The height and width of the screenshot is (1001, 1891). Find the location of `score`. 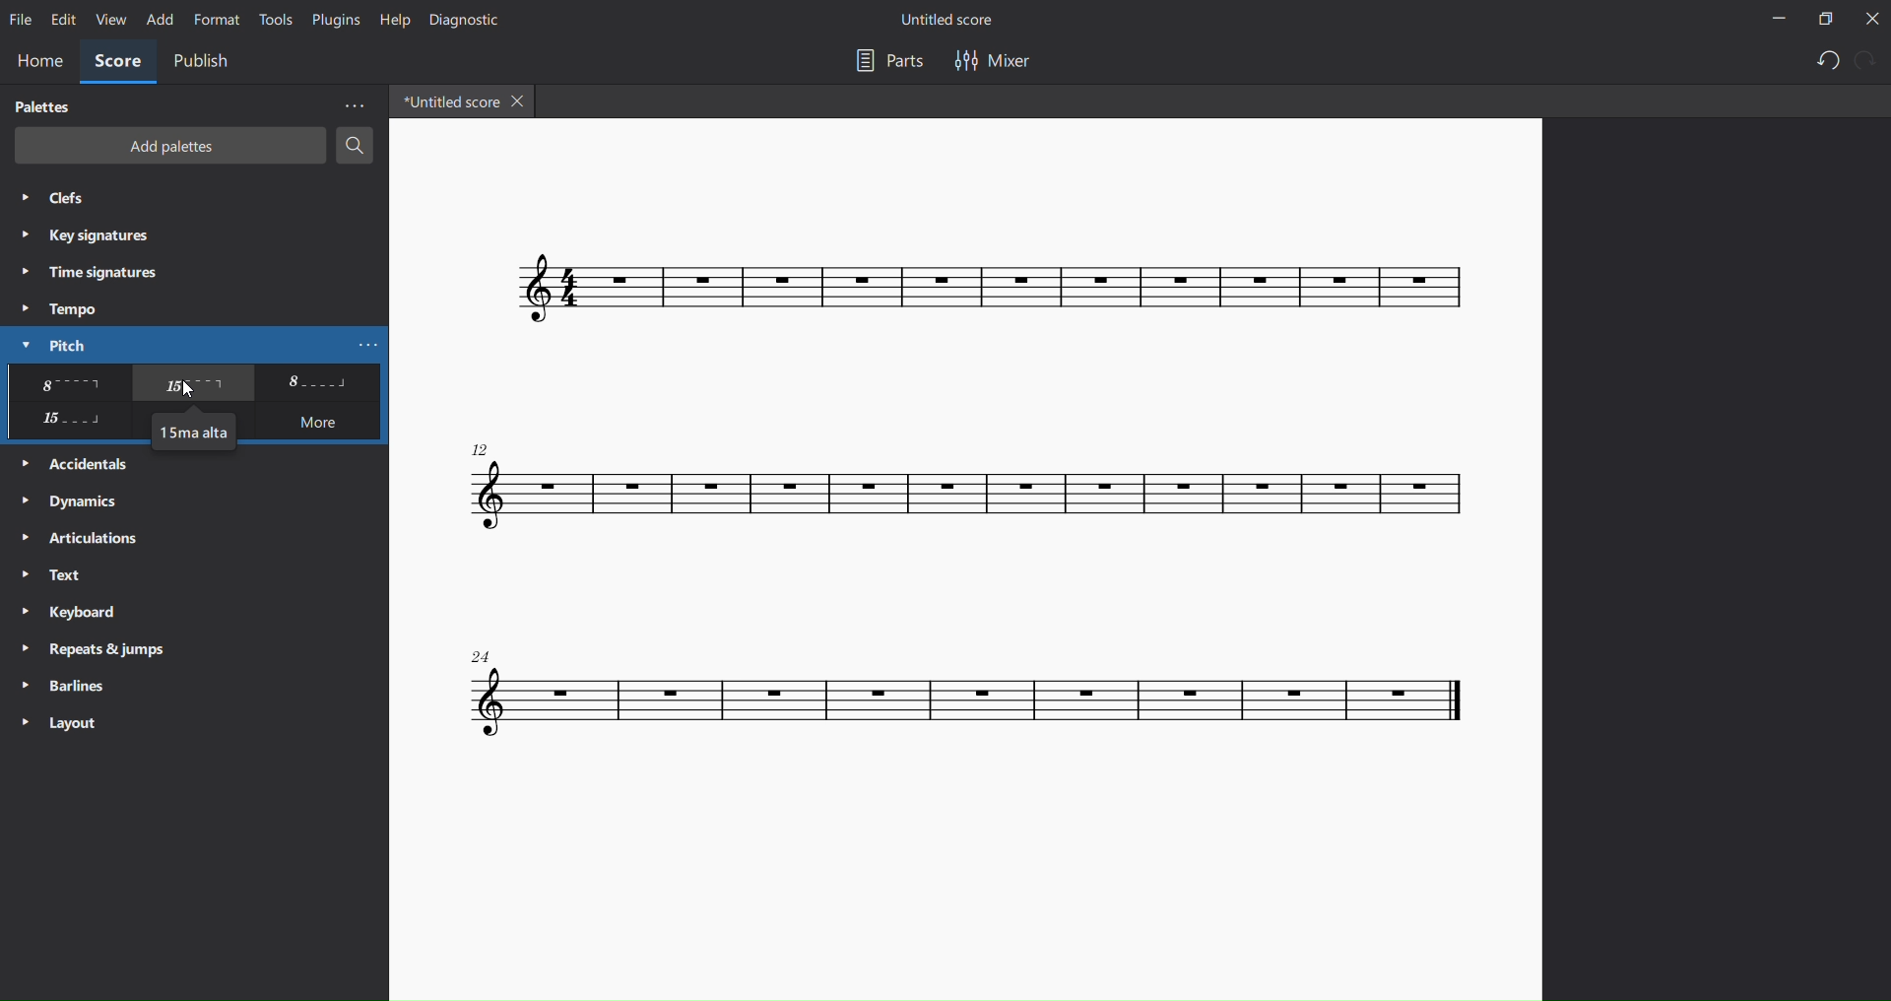

score is located at coordinates (115, 63).